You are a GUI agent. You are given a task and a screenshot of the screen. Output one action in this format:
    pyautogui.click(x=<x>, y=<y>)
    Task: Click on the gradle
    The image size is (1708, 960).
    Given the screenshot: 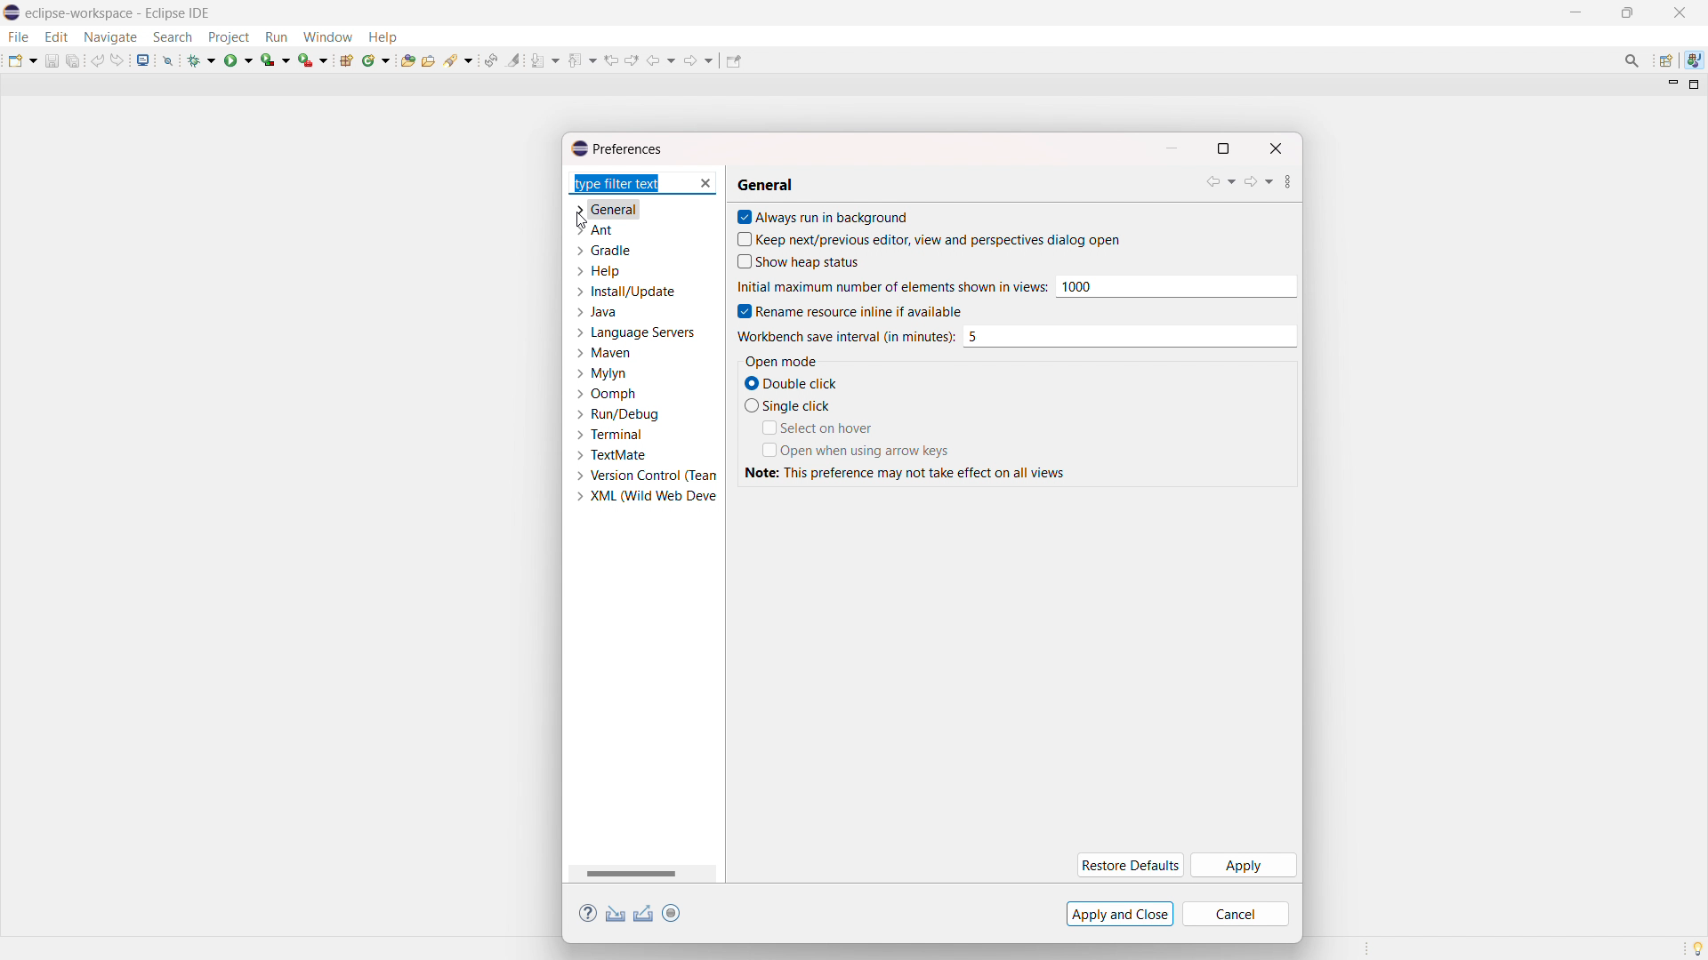 What is the action you would take?
    pyautogui.click(x=603, y=250)
    